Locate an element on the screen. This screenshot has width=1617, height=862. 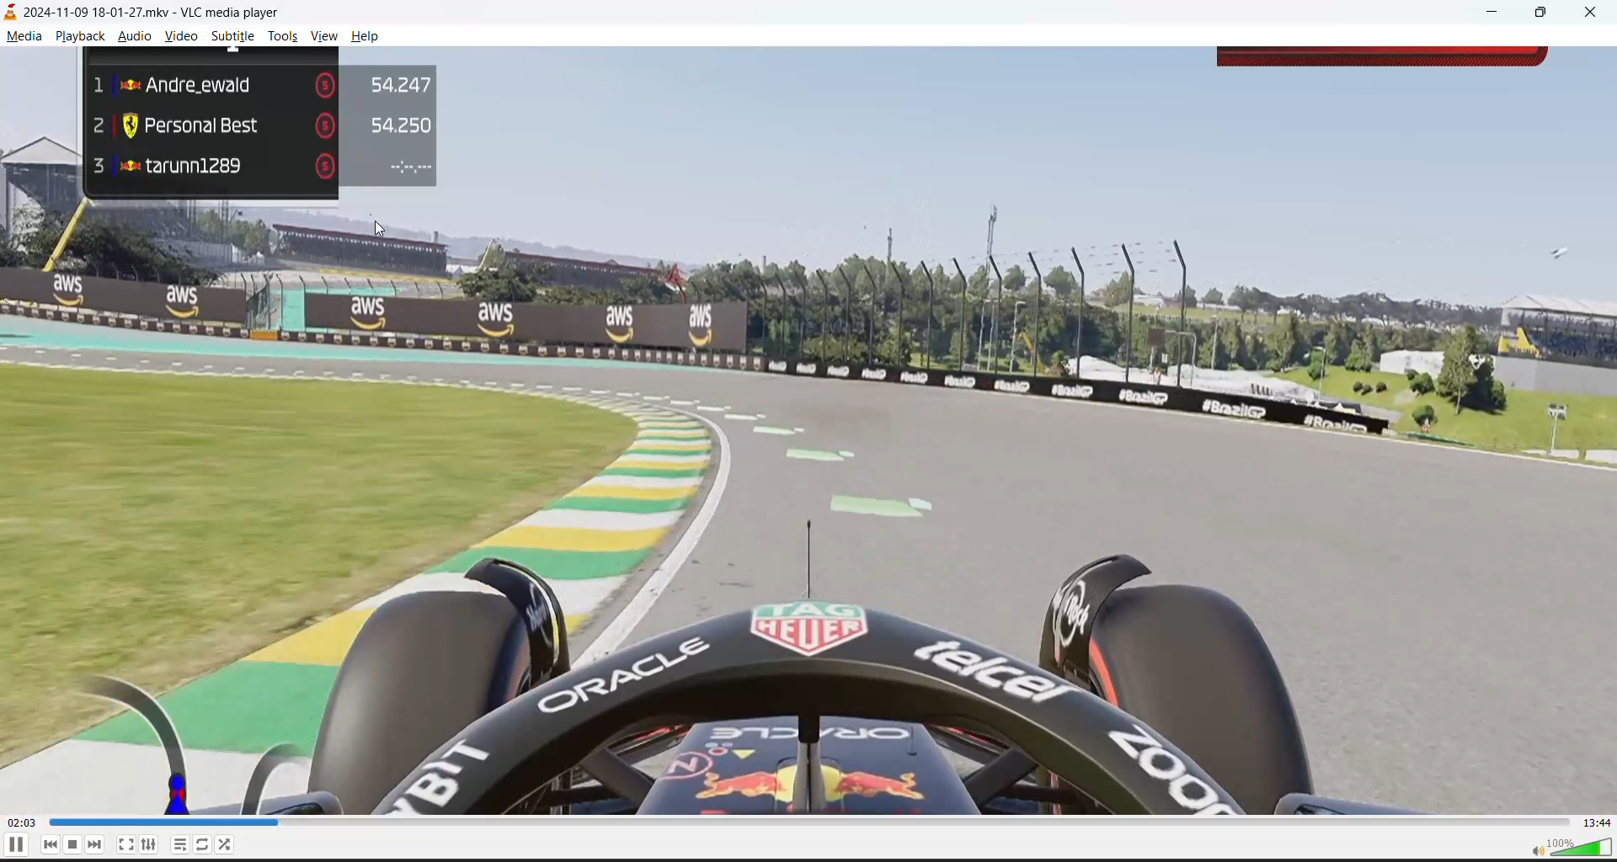
settings is located at coordinates (147, 844).